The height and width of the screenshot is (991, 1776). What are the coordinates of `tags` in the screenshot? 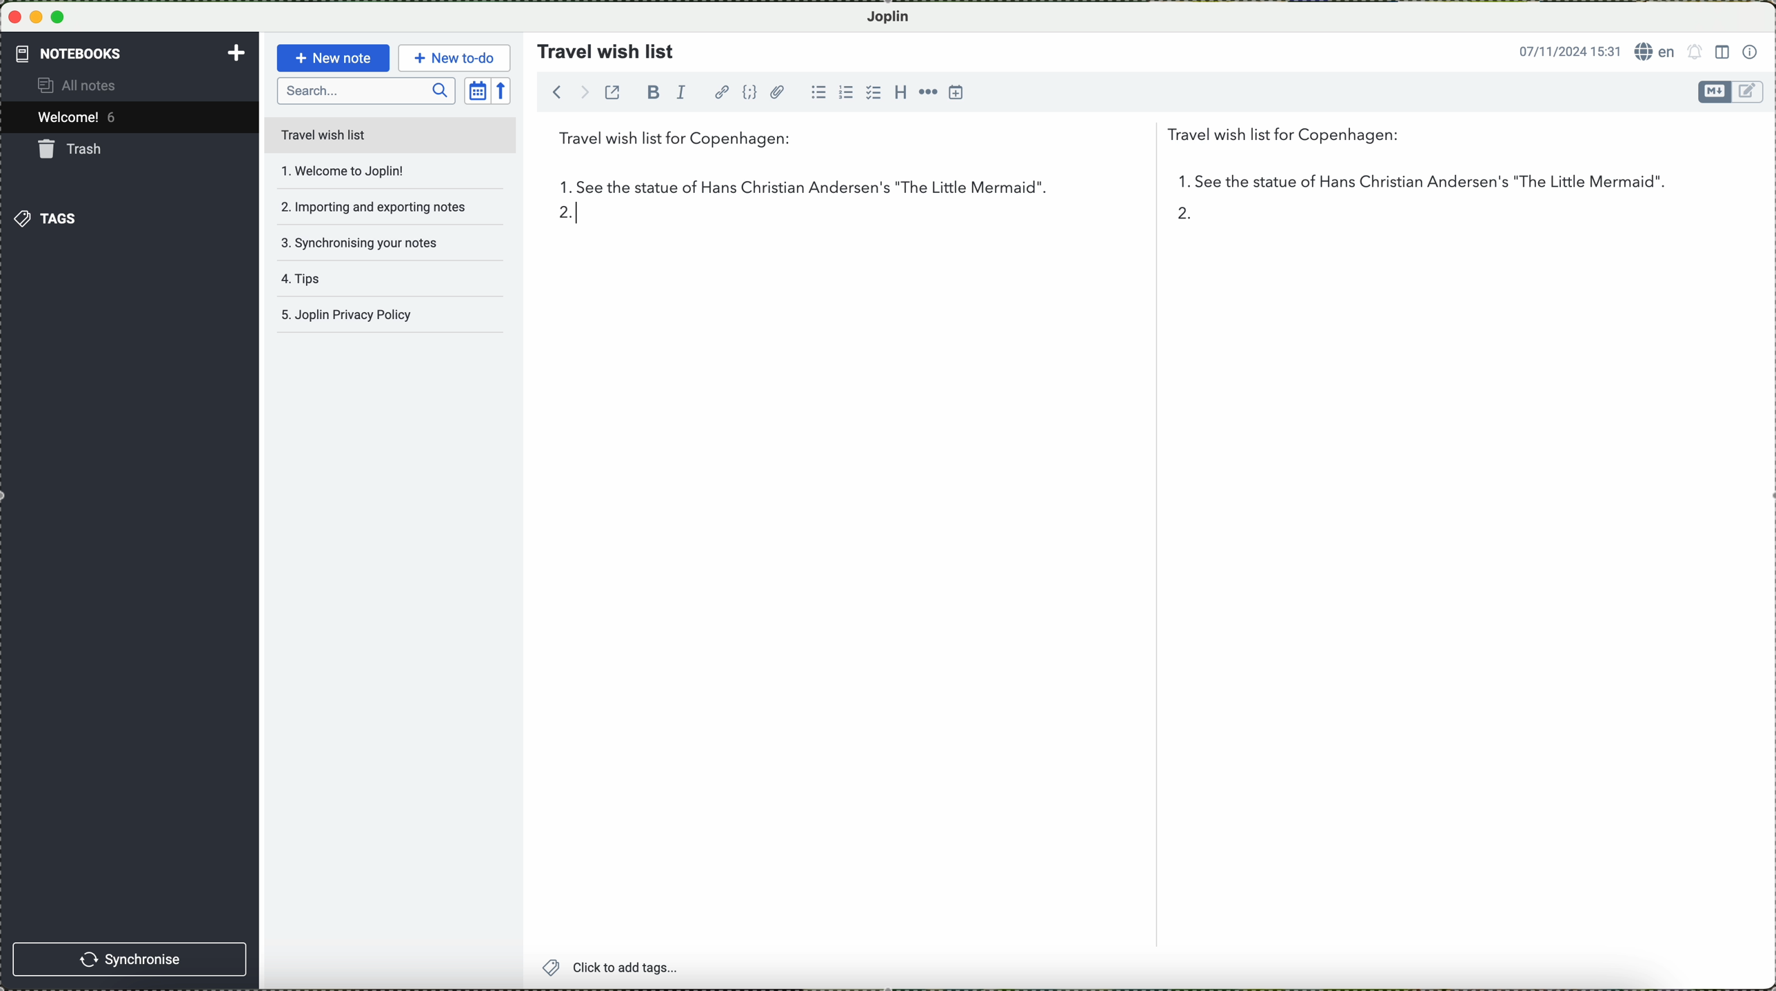 It's located at (48, 218).